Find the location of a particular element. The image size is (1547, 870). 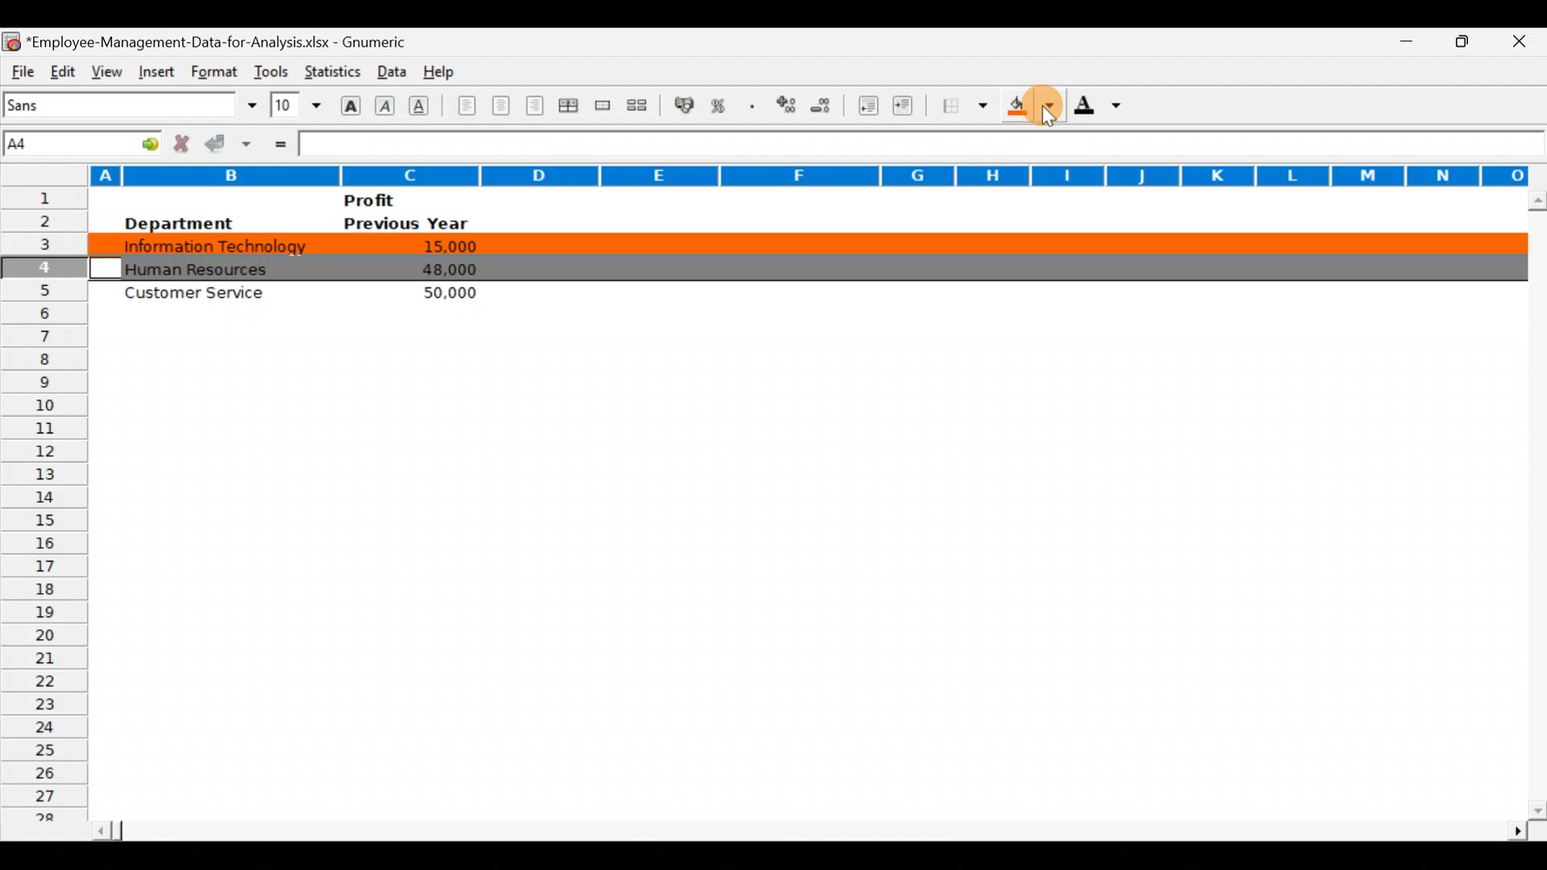

Background is located at coordinates (1030, 110).